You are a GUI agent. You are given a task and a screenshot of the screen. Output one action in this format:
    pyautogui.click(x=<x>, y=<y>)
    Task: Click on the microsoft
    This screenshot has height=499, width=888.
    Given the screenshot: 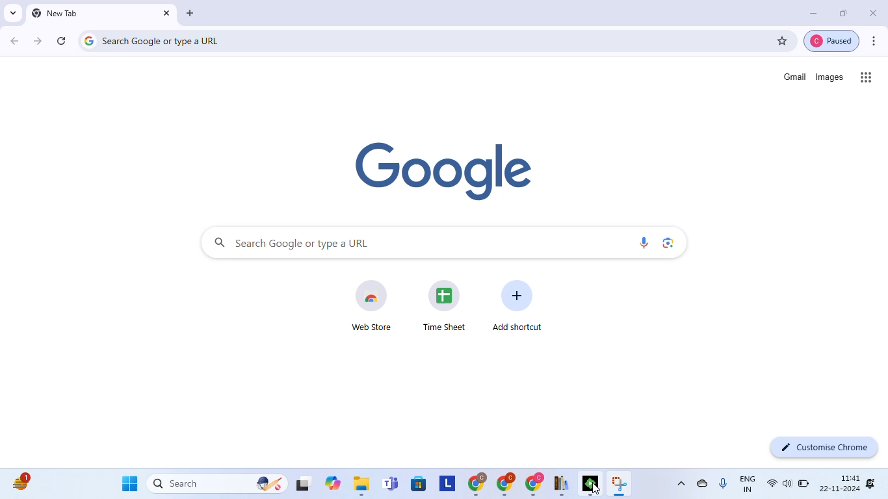 What is the action you would take?
    pyautogui.click(x=420, y=485)
    